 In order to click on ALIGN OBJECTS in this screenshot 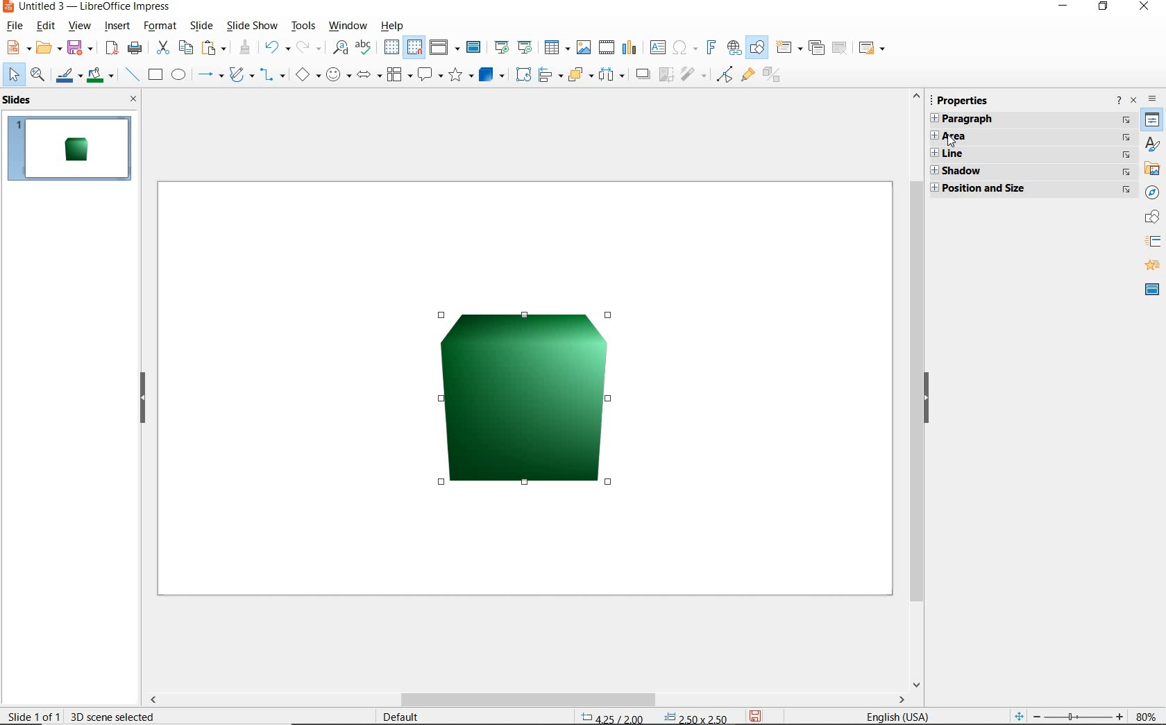, I will do `click(550, 76)`.